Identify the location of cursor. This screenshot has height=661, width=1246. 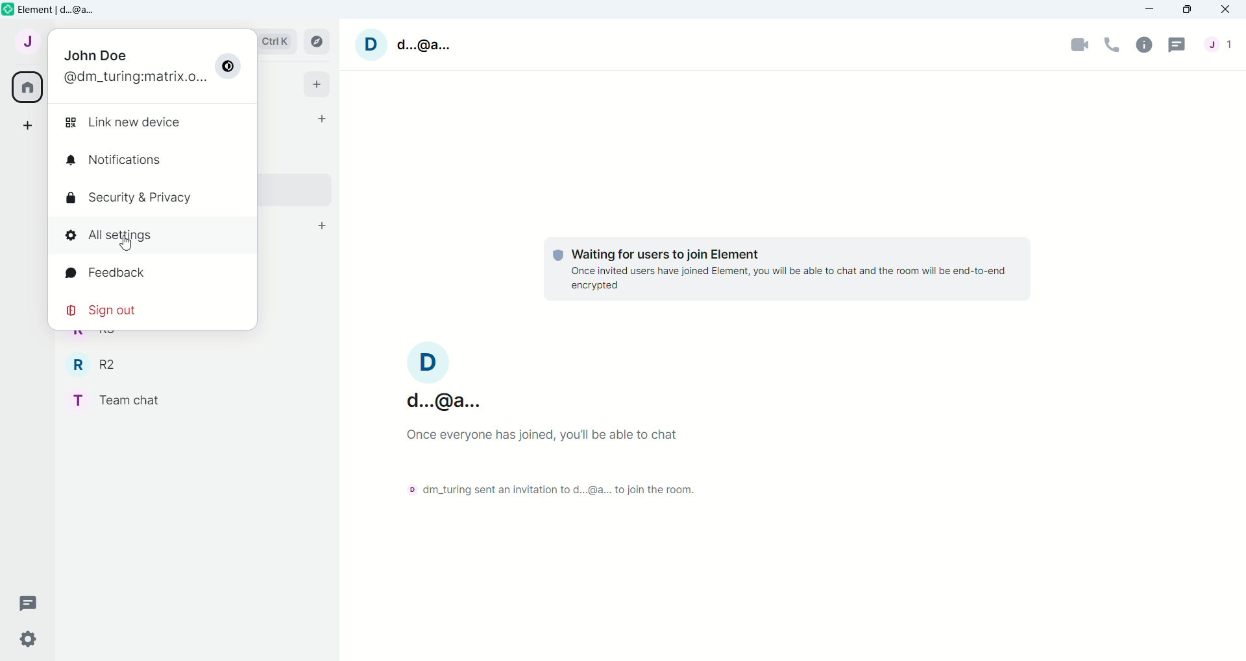
(130, 241).